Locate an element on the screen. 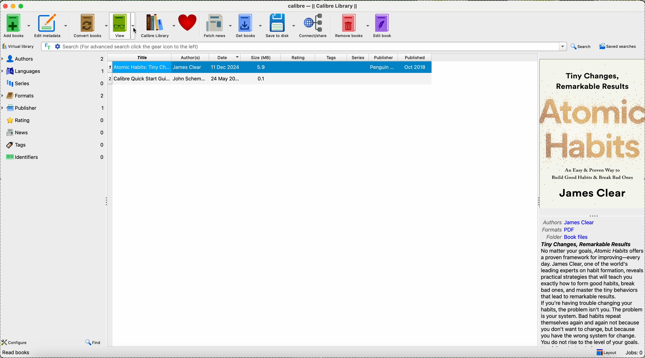  series is located at coordinates (358, 58).